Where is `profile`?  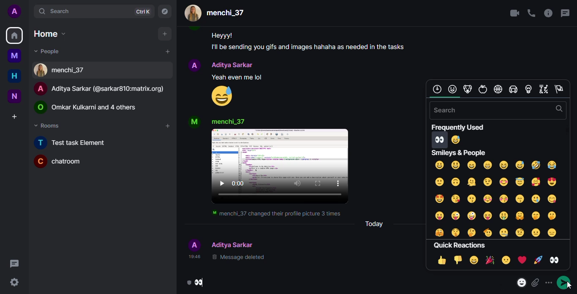 profile is located at coordinates (194, 64).